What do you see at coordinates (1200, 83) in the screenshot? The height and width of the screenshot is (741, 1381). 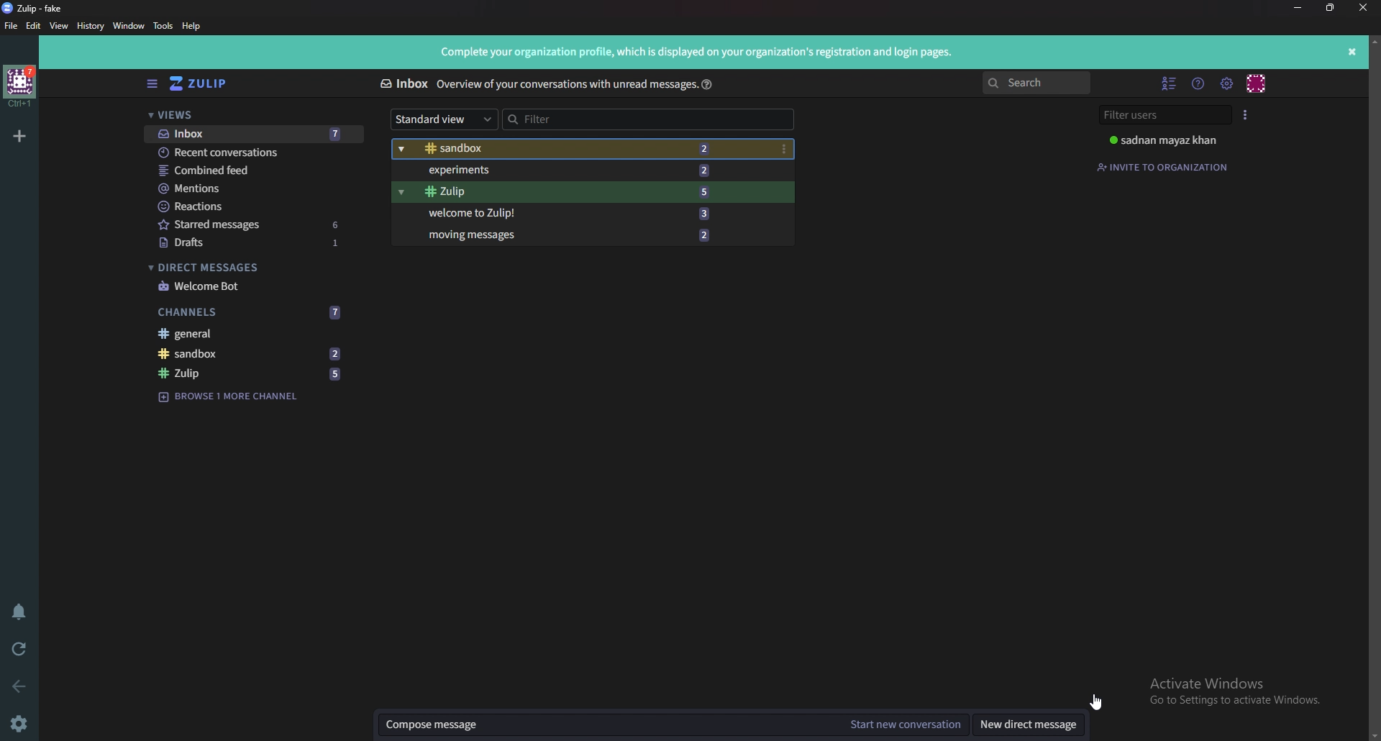 I see `help menu` at bounding box center [1200, 83].